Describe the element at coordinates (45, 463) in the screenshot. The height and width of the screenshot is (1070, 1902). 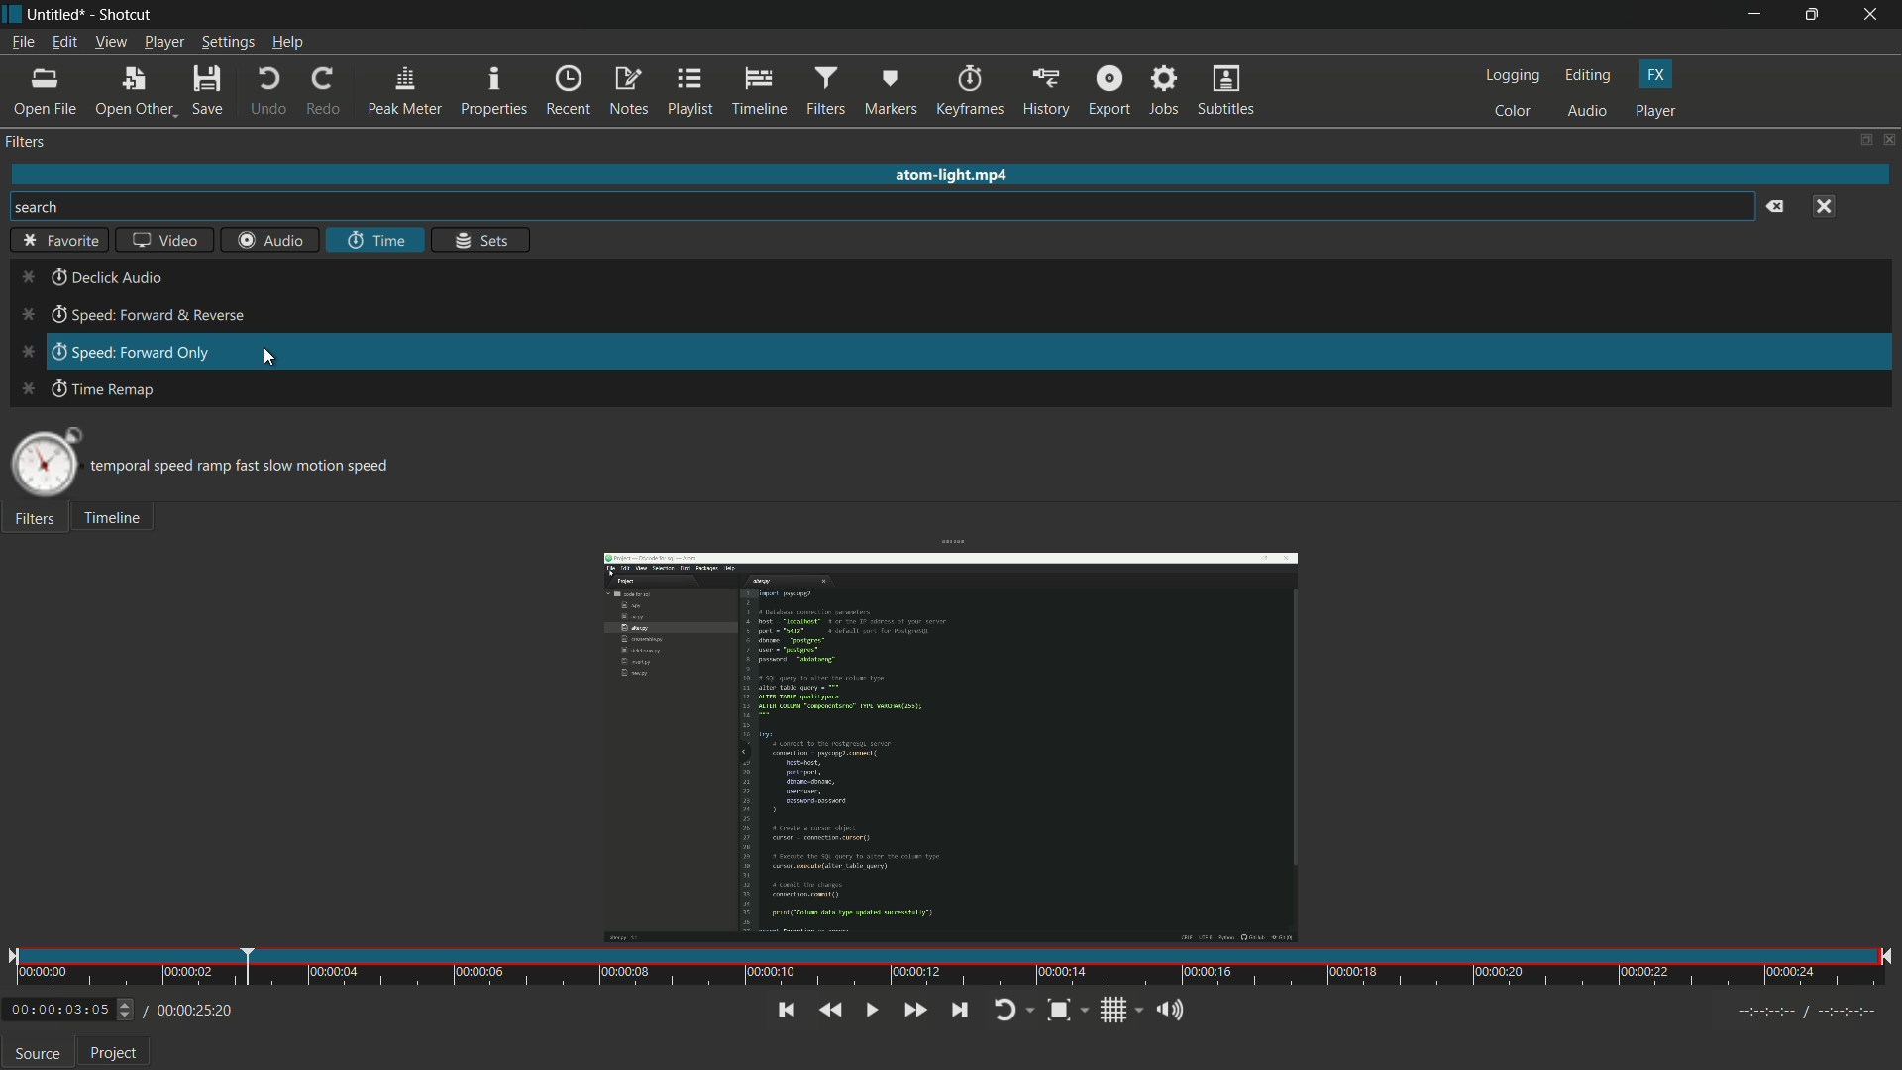
I see `clock image` at that location.